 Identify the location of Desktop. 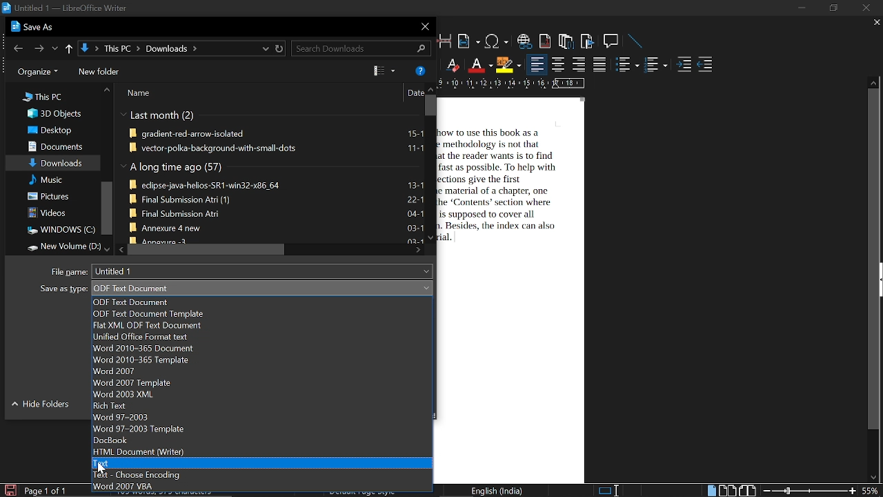
(50, 130).